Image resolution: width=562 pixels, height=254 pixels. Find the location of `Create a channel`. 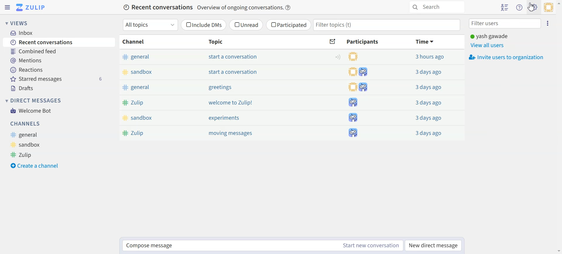

Create a channel is located at coordinates (34, 166).